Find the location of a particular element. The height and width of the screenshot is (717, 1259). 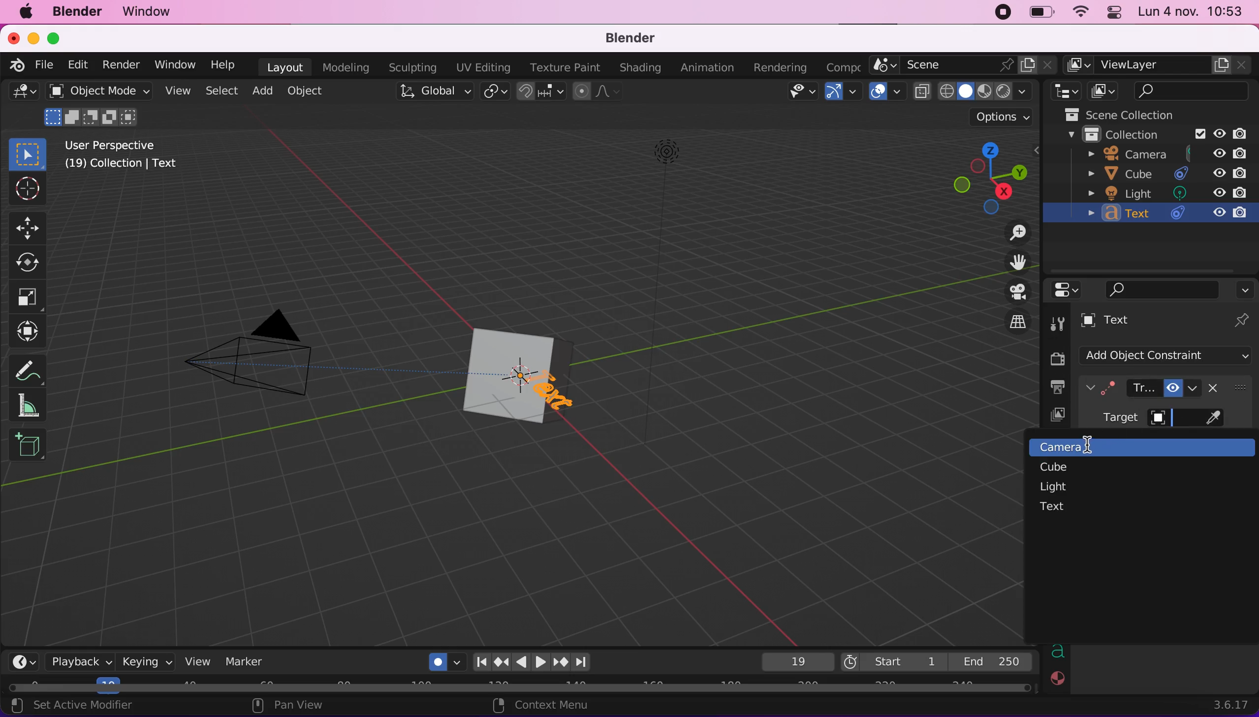

add cube is located at coordinates (29, 450).